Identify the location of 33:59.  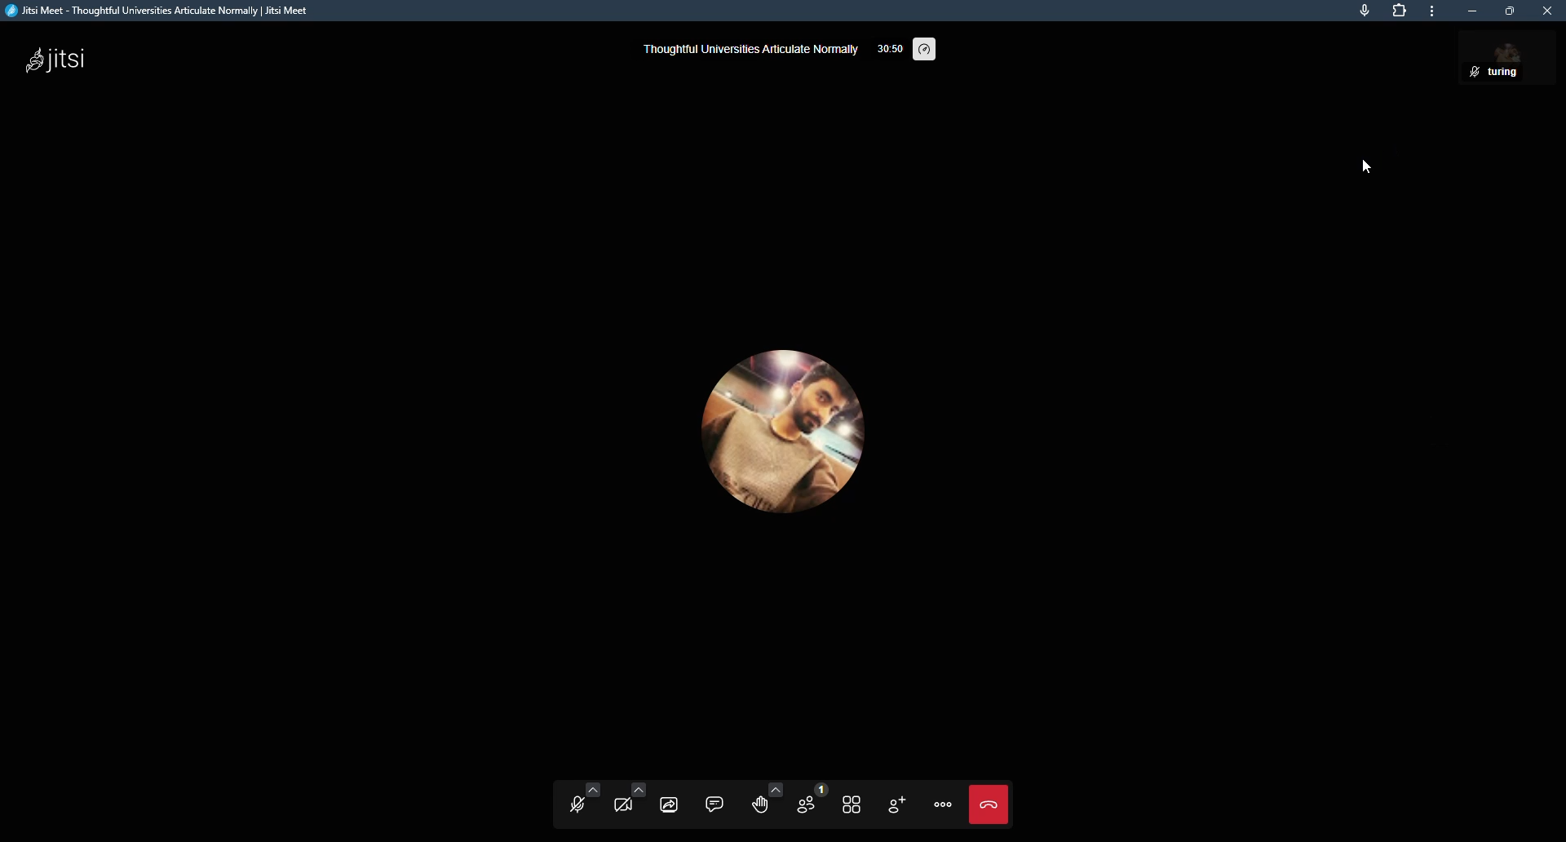
(884, 51).